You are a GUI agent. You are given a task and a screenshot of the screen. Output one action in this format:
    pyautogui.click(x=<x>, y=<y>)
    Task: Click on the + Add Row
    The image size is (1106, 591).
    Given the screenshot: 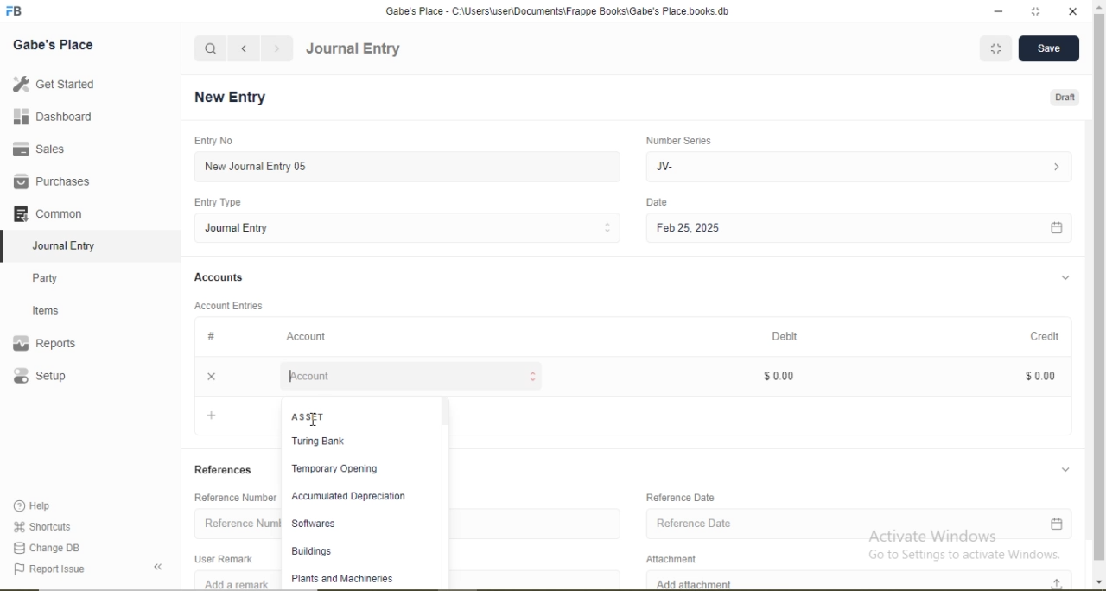 What is the action you would take?
    pyautogui.click(x=233, y=418)
    